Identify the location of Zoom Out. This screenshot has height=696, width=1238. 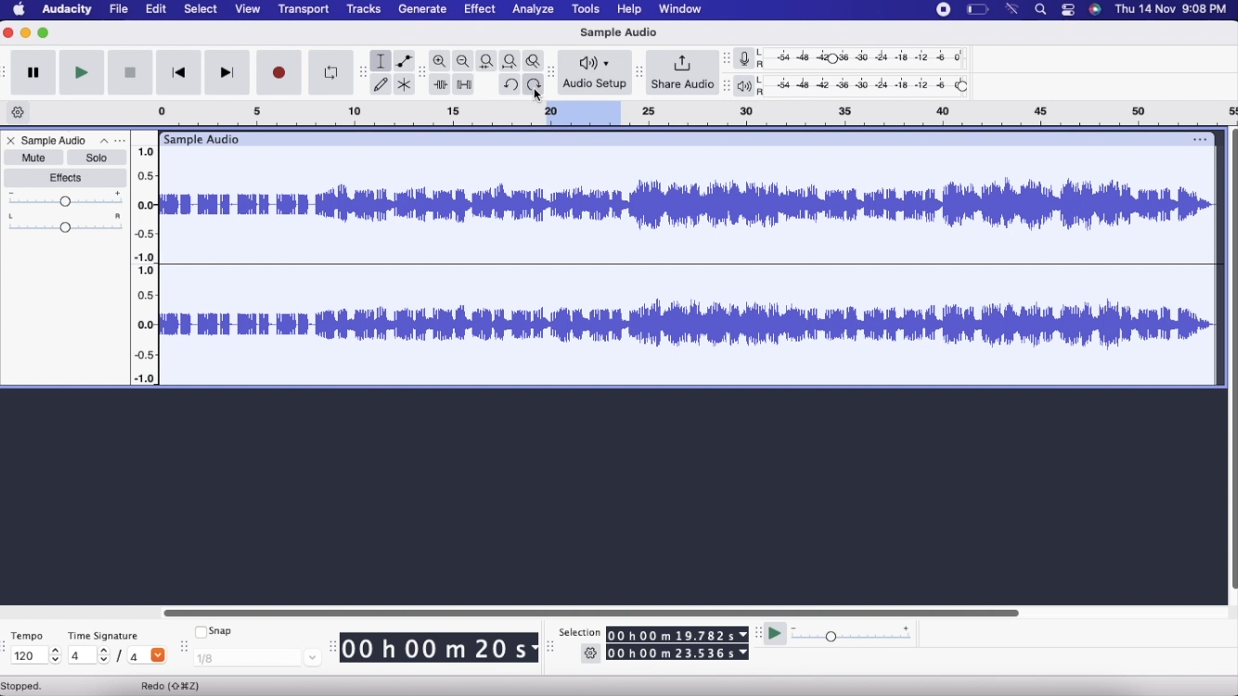
(463, 60).